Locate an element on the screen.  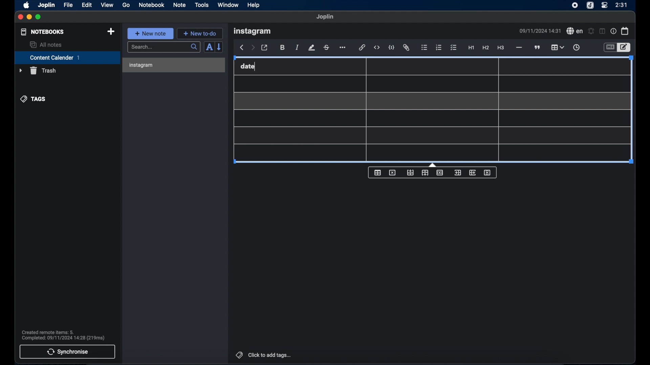
table properties is located at coordinates (377, 172).